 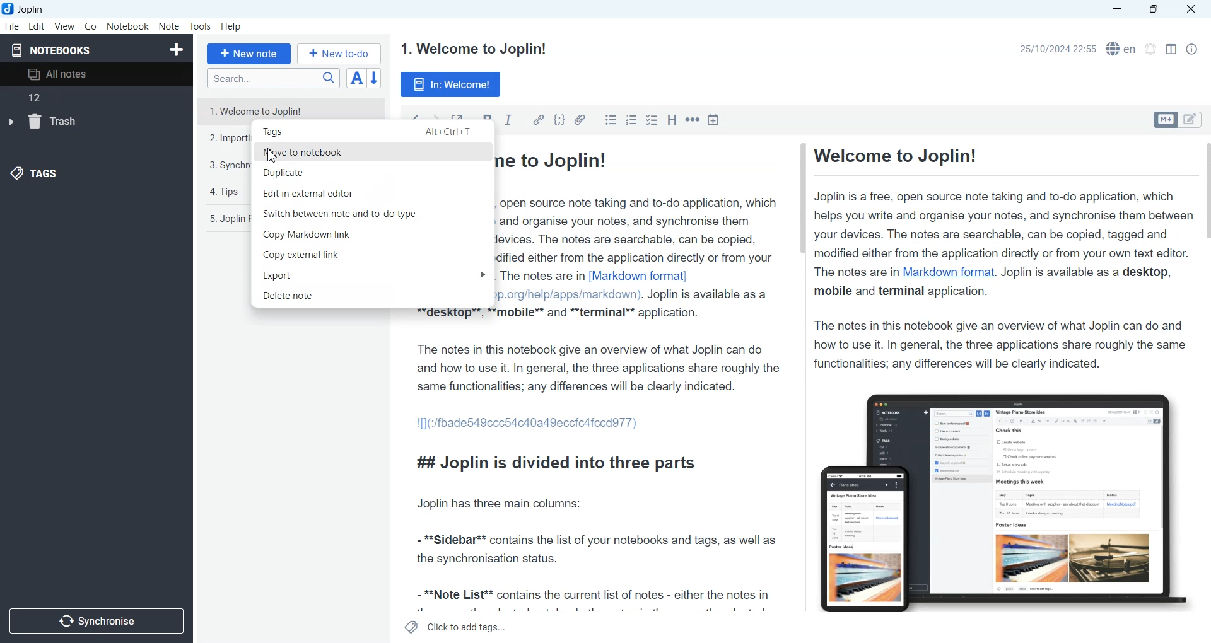 What do you see at coordinates (1193, 120) in the screenshot?
I see `Toggle editors` at bounding box center [1193, 120].